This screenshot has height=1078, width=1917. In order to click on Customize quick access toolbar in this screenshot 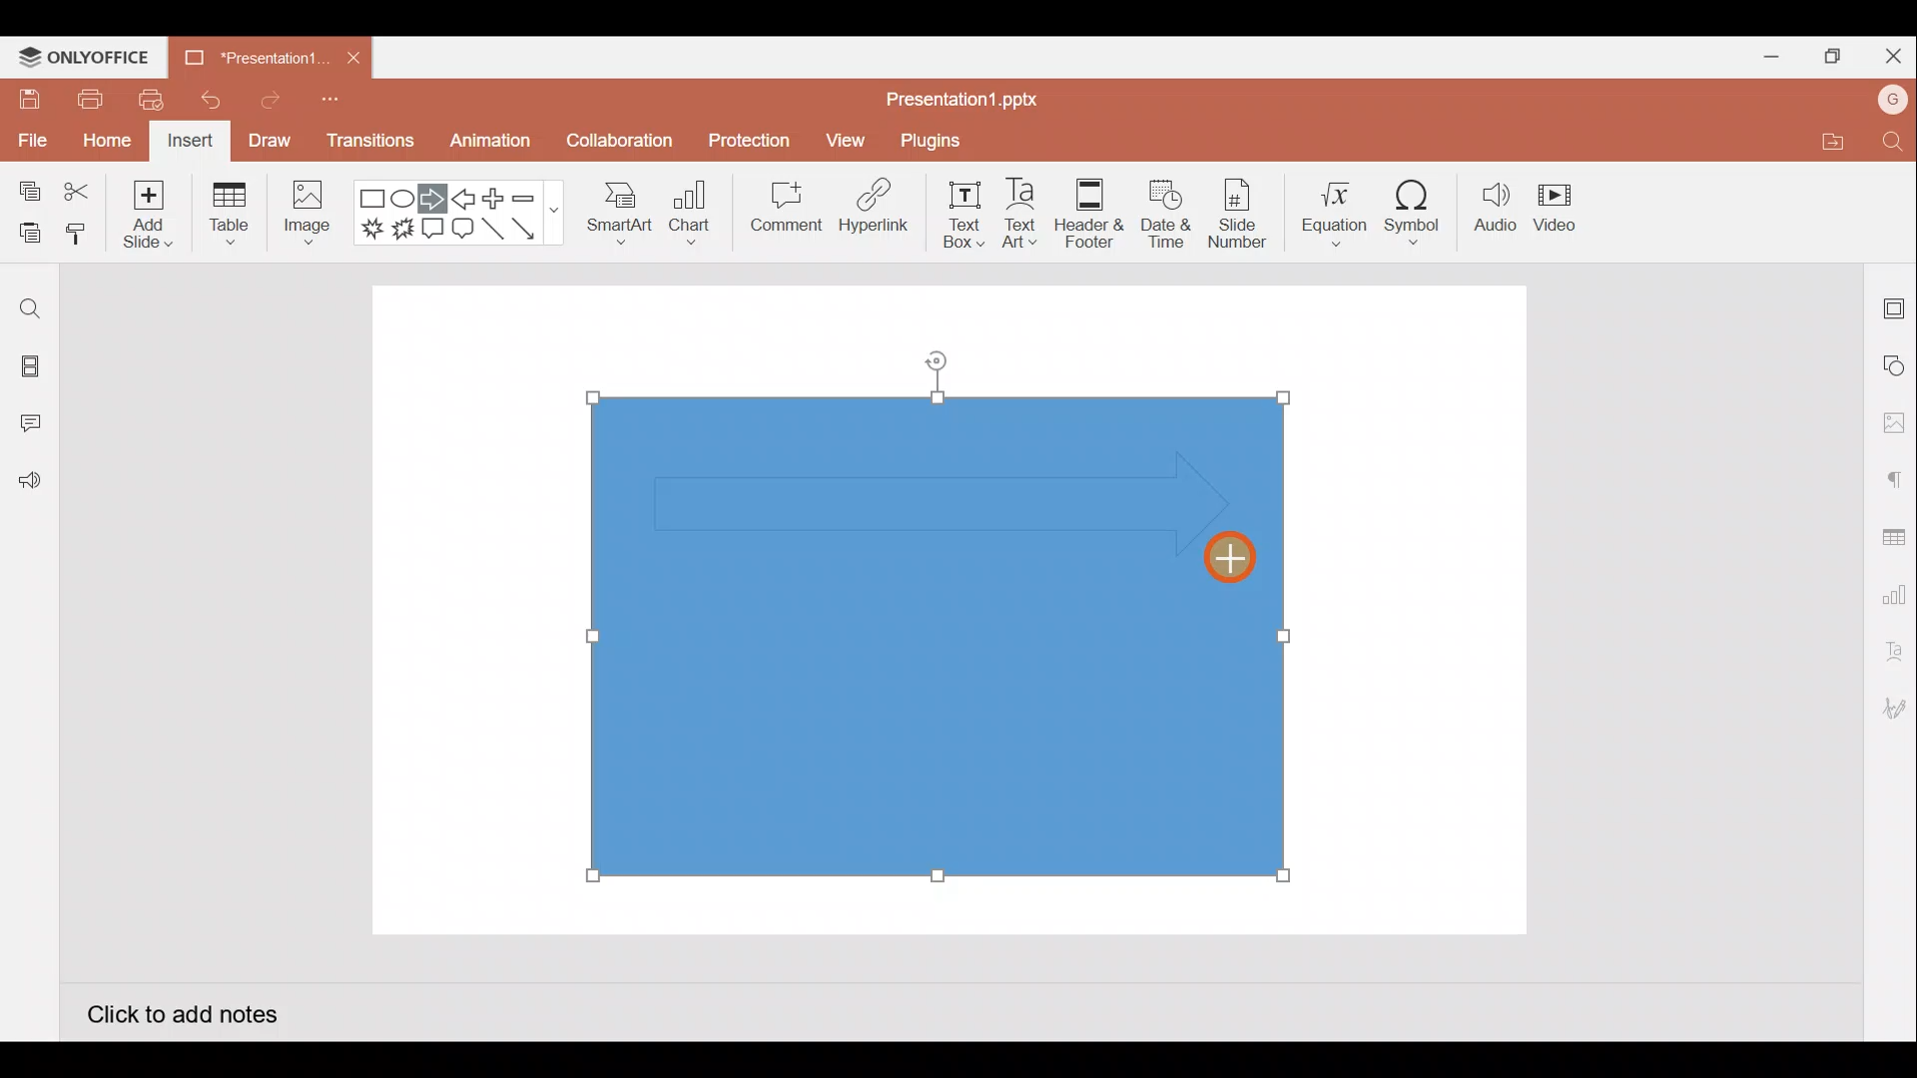, I will do `click(336, 106)`.